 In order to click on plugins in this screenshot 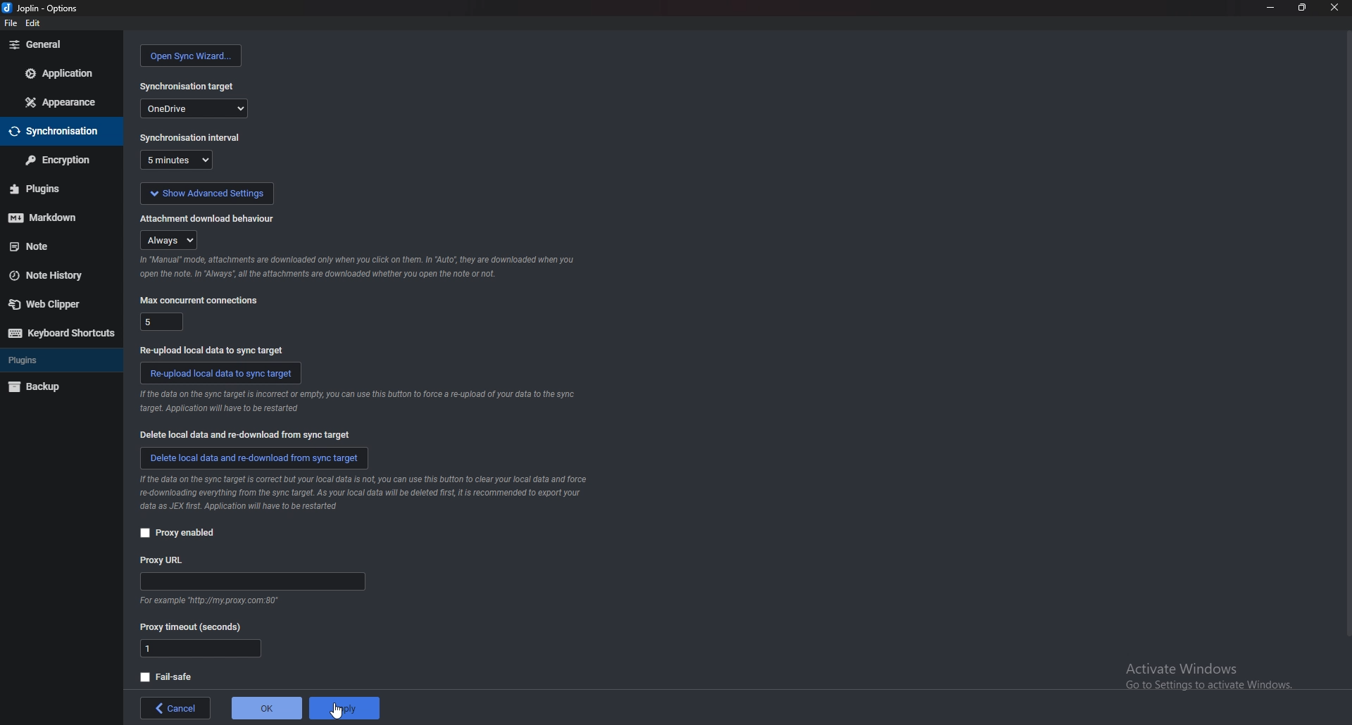, I will do `click(51, 360)`.